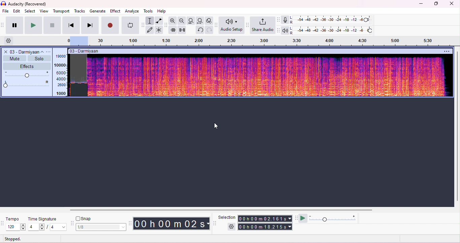  Describe the element at coordinates (39, 58) in the screenshot. I see `solo` at that location.